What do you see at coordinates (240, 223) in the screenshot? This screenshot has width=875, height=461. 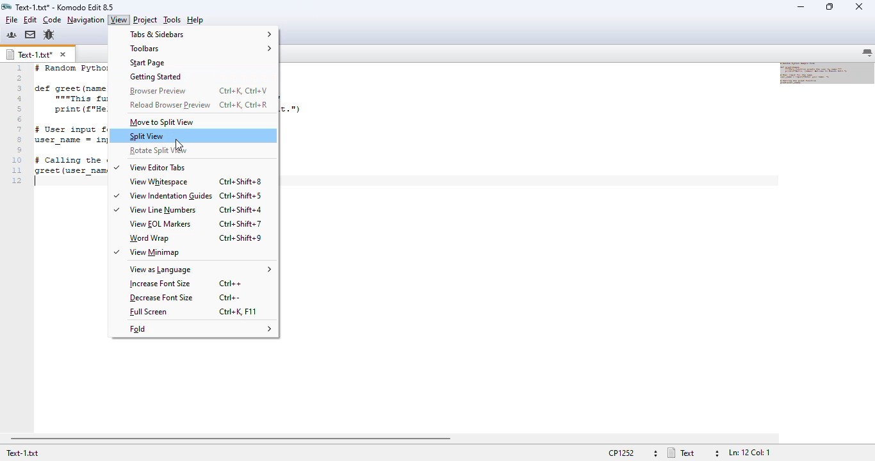 I see `shortcut for view EOL markers` at bounding box center [240, 223].